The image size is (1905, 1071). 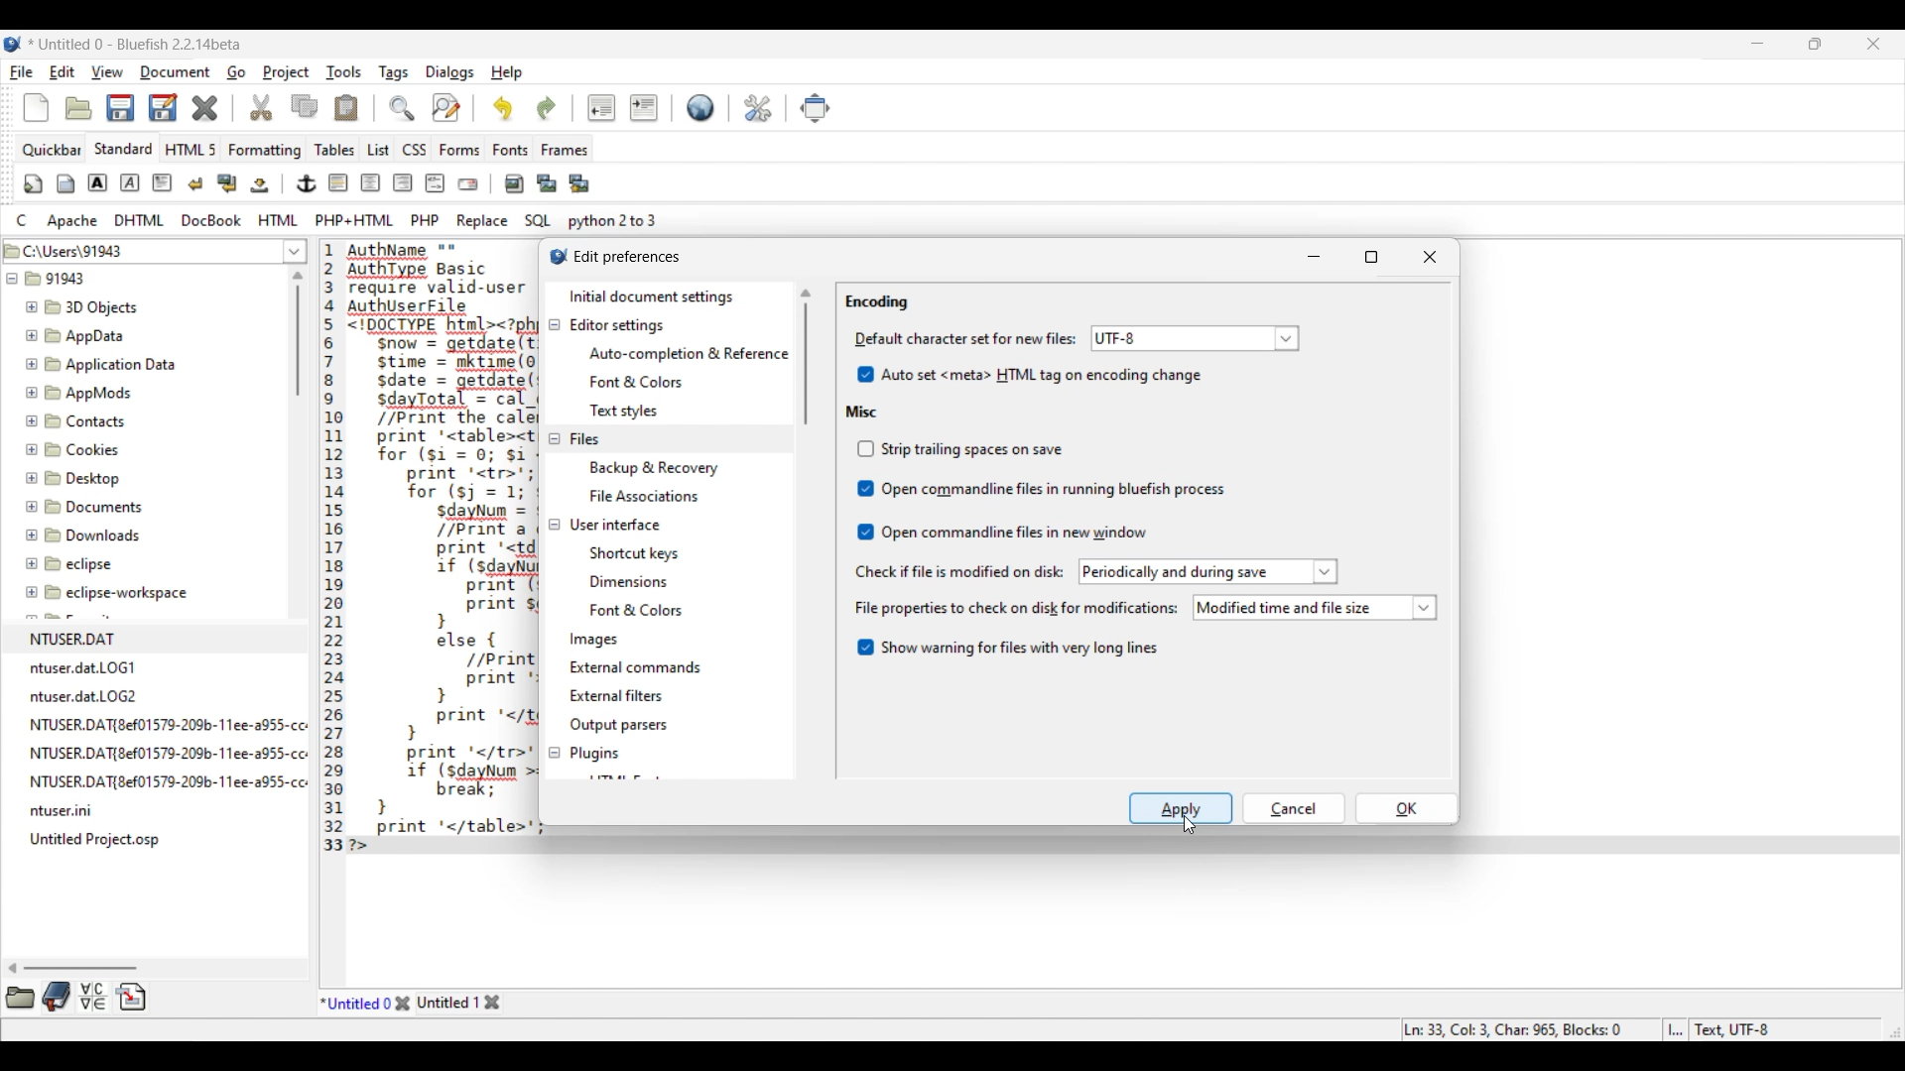 What do you see at coordinates (458, 1002) in the screenshot?
I see `Other tab` at bounding box center [458, 1002].